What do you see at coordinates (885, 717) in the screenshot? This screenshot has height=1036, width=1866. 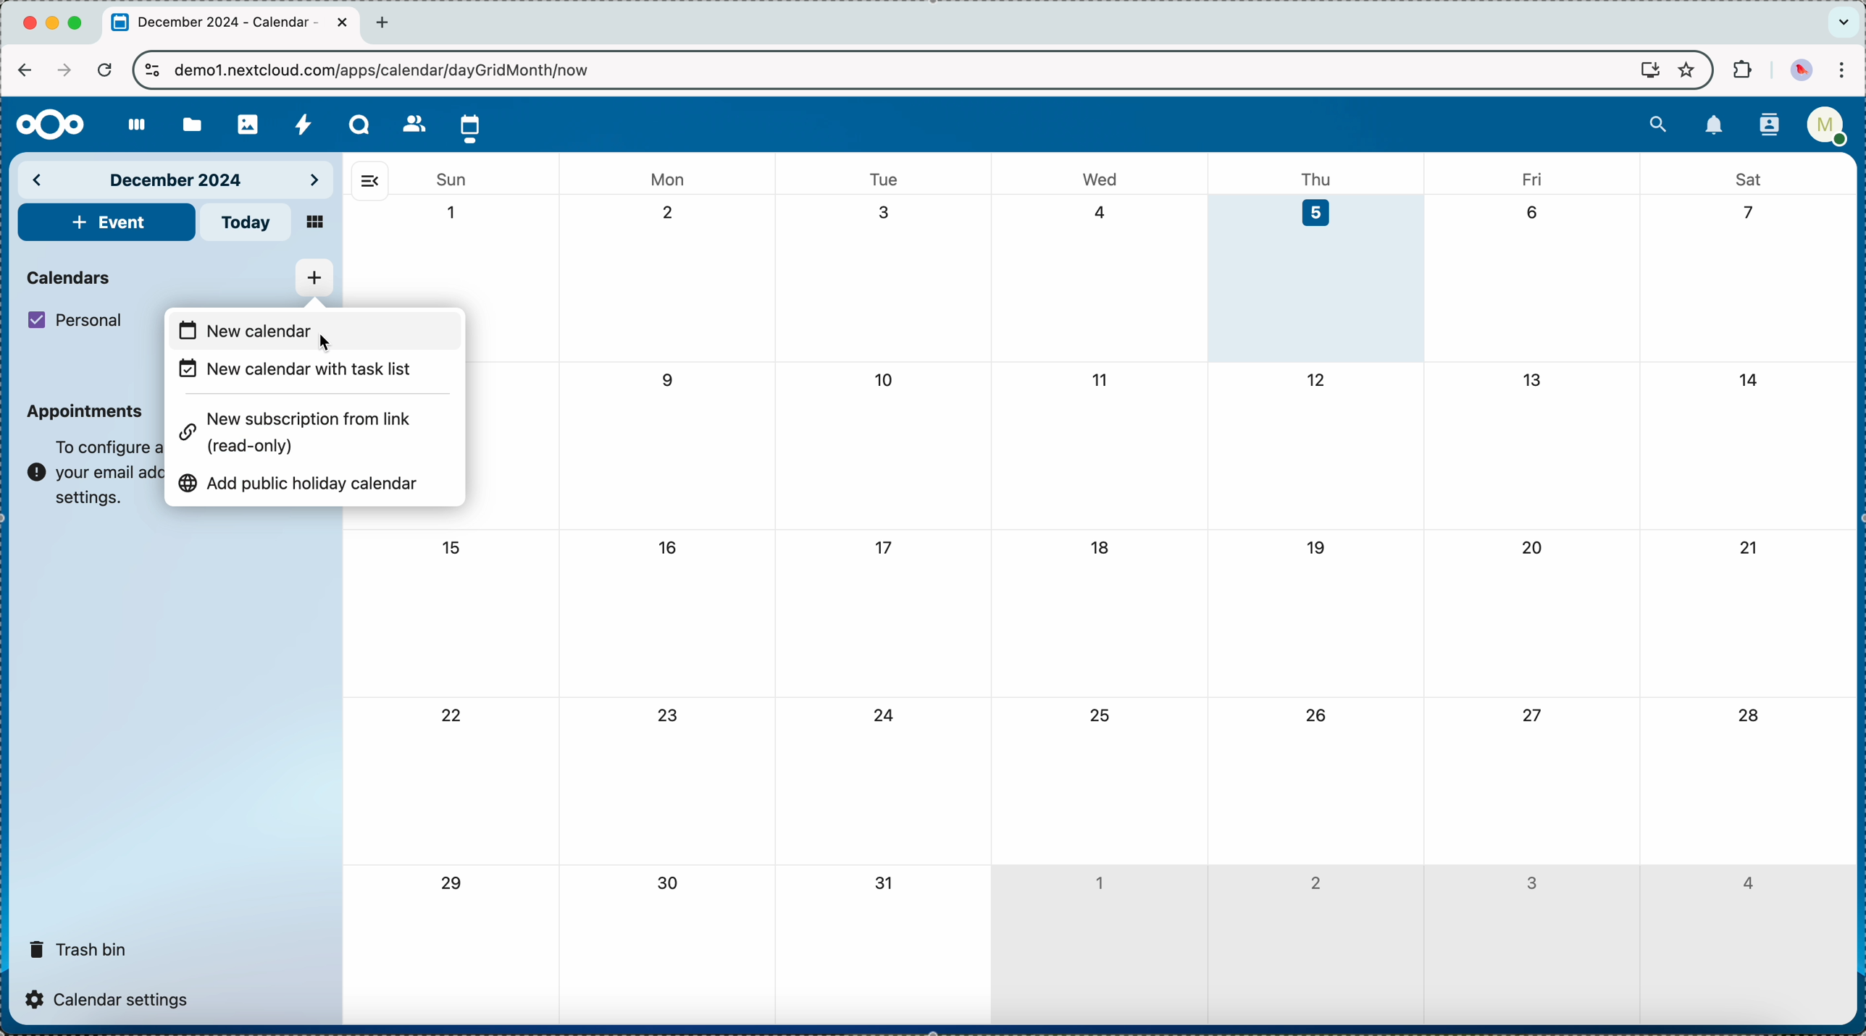 I see `24` at bounding box center [885, 717].